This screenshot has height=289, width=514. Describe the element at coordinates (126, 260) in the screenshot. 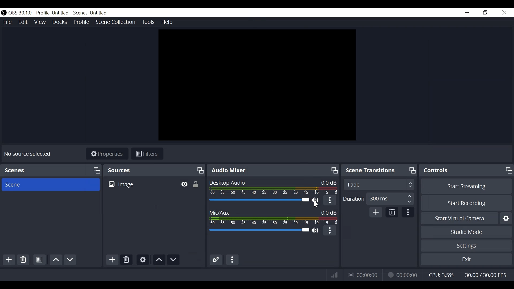

I see `Delete` at that location.